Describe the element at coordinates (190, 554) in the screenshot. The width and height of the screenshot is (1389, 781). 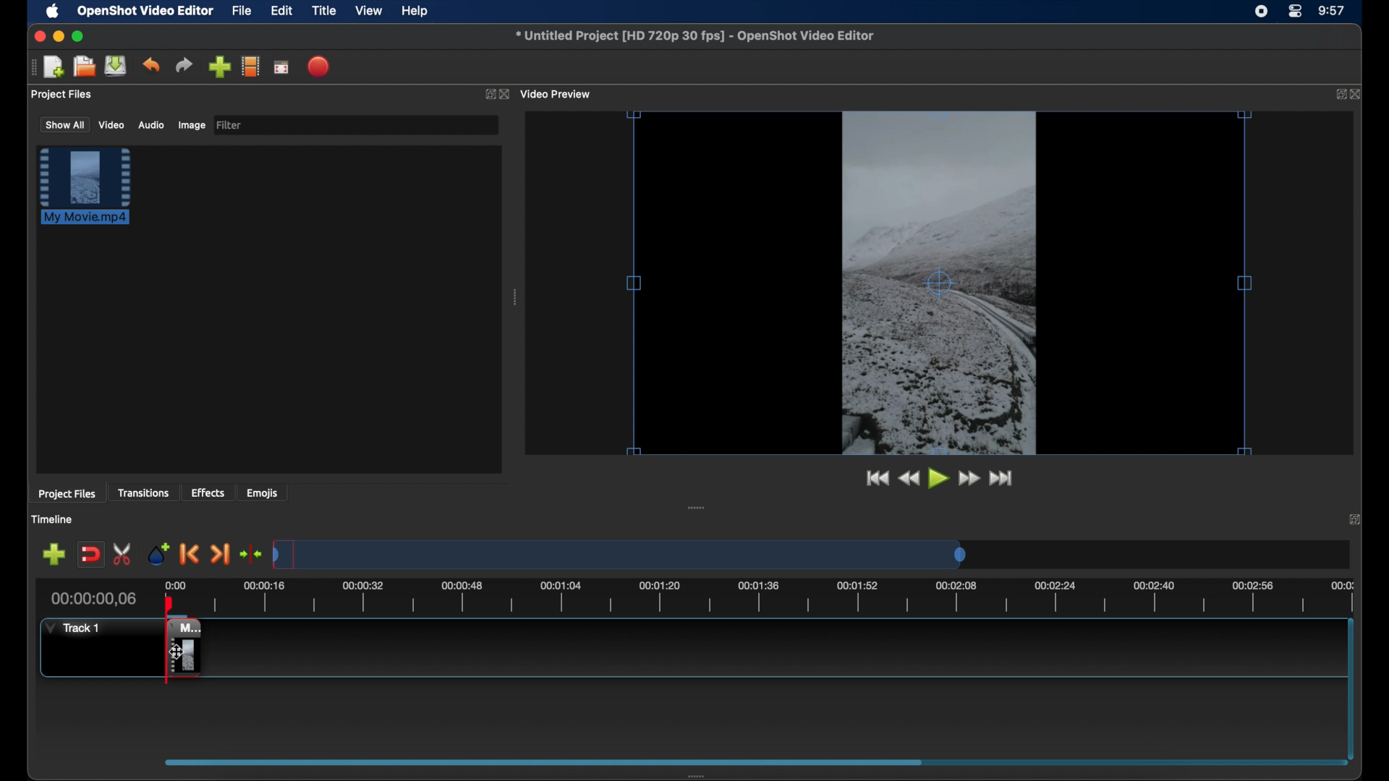
I see `previous marker` at that location.